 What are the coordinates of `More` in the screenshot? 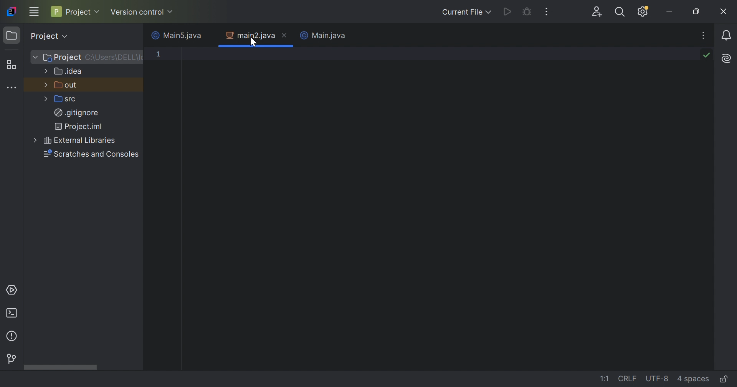 It's located at (46, 71).